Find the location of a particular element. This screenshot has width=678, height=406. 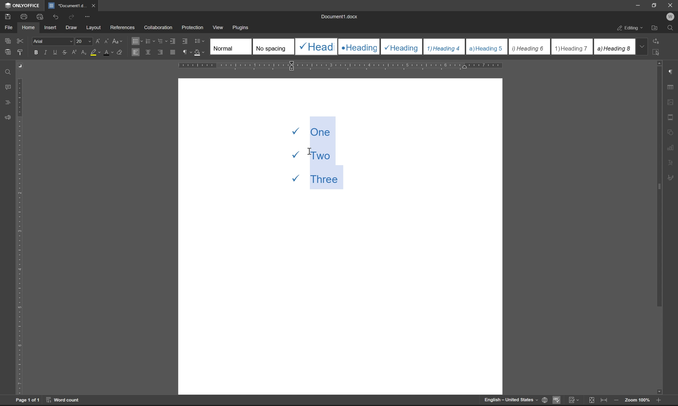

restore down is located at coordinates (656, 5).